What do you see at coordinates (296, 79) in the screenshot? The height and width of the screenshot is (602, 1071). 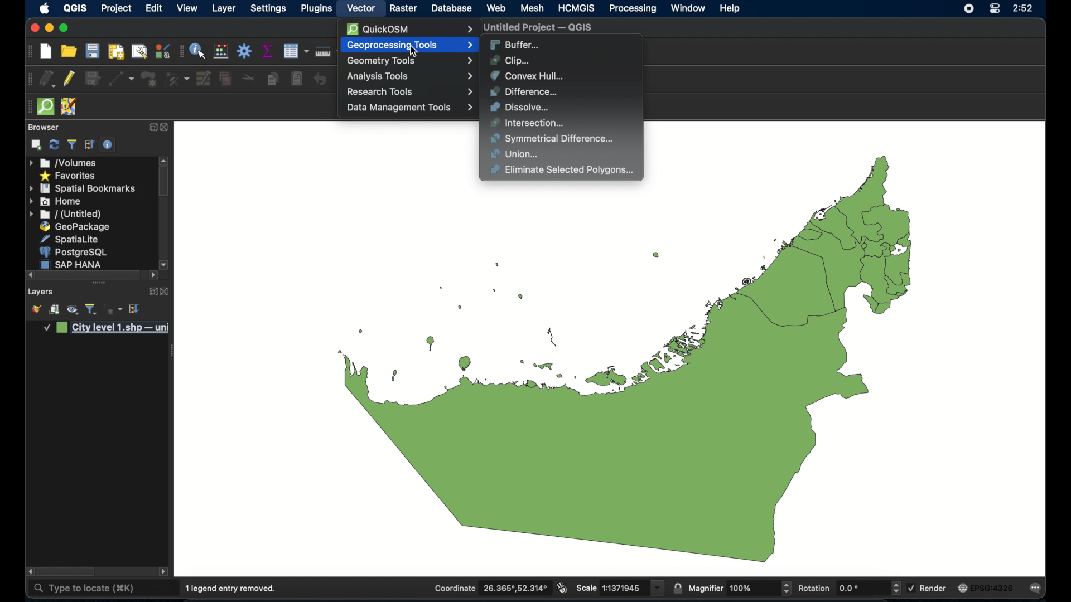 I see `paste features` at bounding box center [296, 79].